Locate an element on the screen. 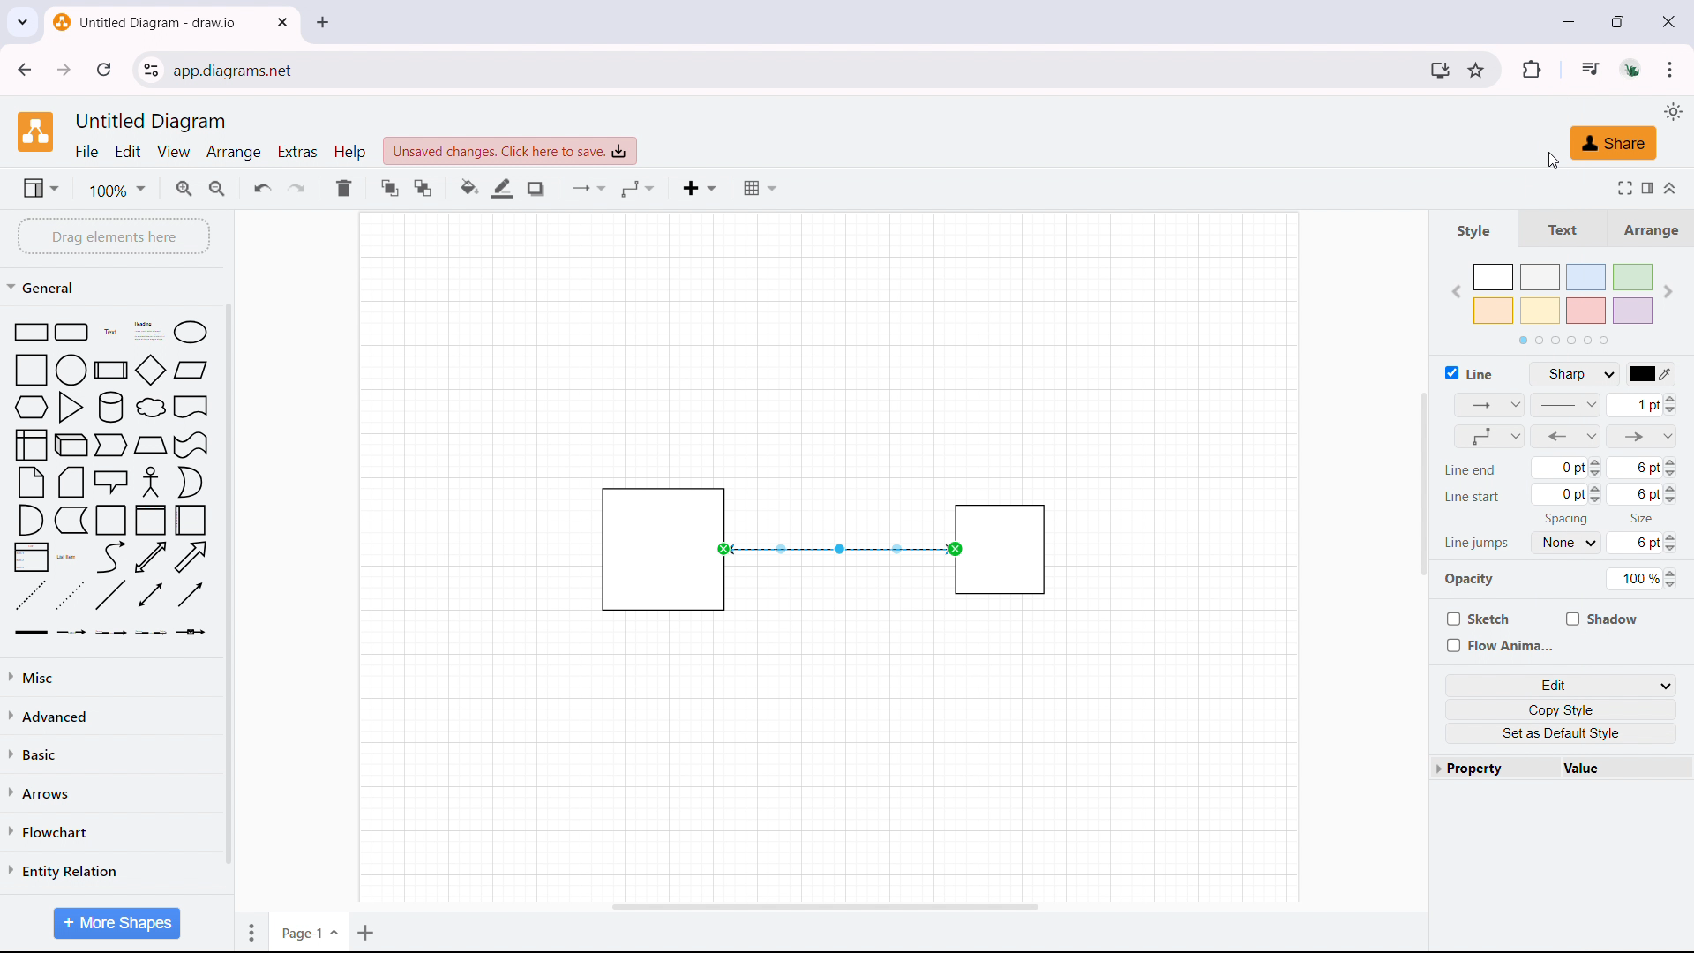 The image size is (1694, 953). extensions is located at coordinates (1532, 69).